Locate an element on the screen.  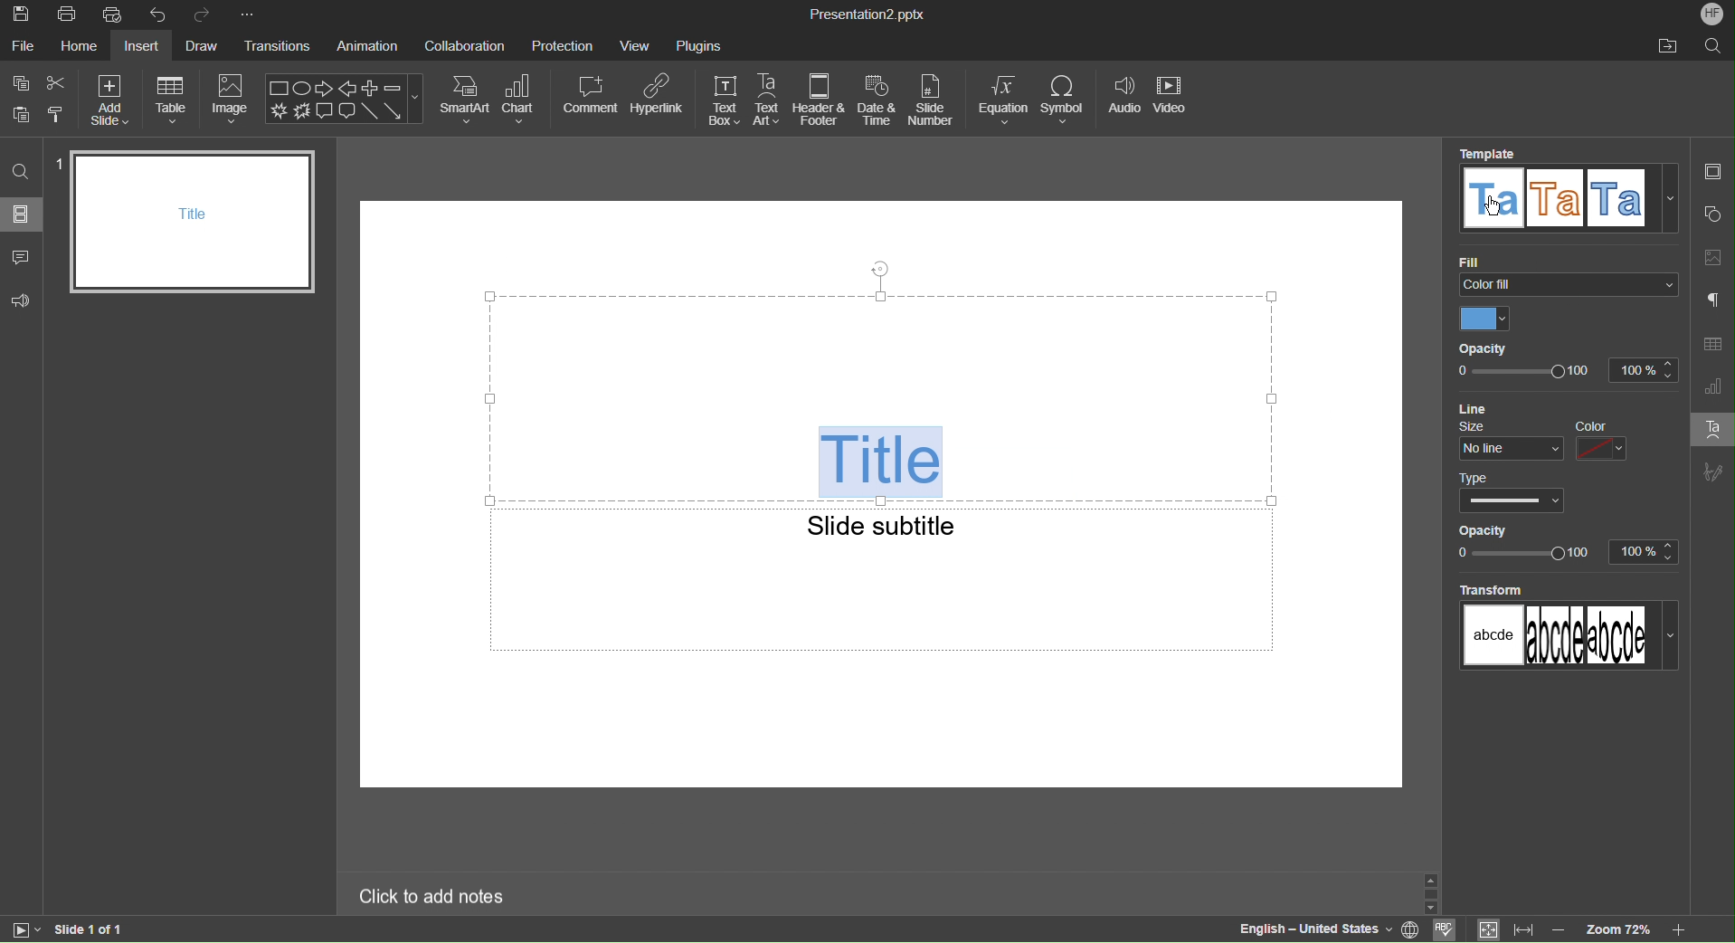
Opacity is located at coordinates (1568, 545).